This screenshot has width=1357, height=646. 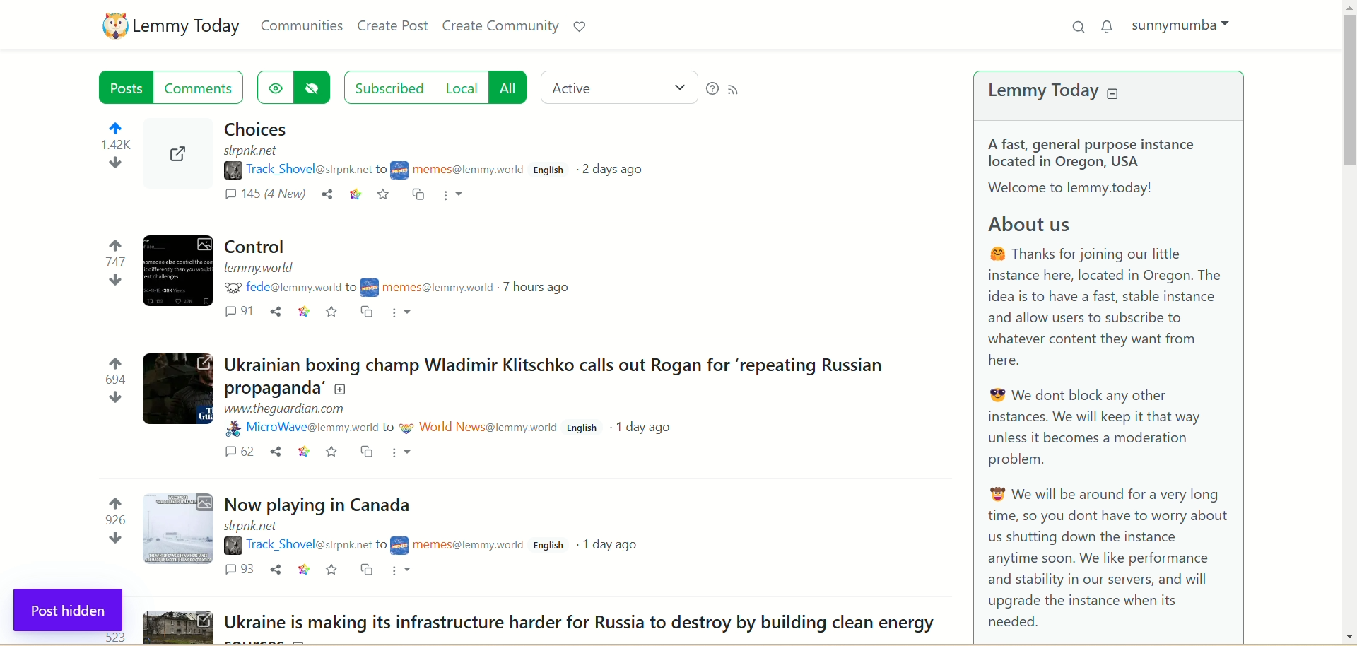 What do you see at coordinates (304, 313) in the screenshot?
I see `link` at bounding box center [304, 313].